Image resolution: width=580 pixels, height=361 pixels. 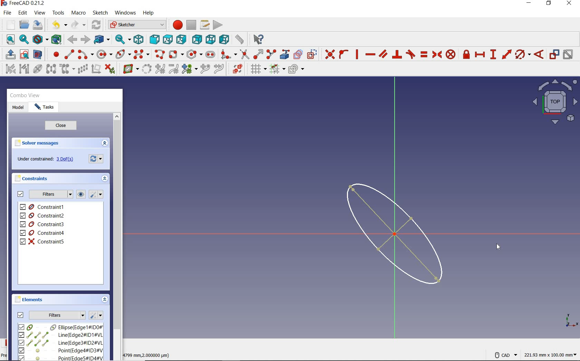 What do you see at coordinates (39, 54) in the screenshot?
I see `view section` at bounding box center [39, 54].